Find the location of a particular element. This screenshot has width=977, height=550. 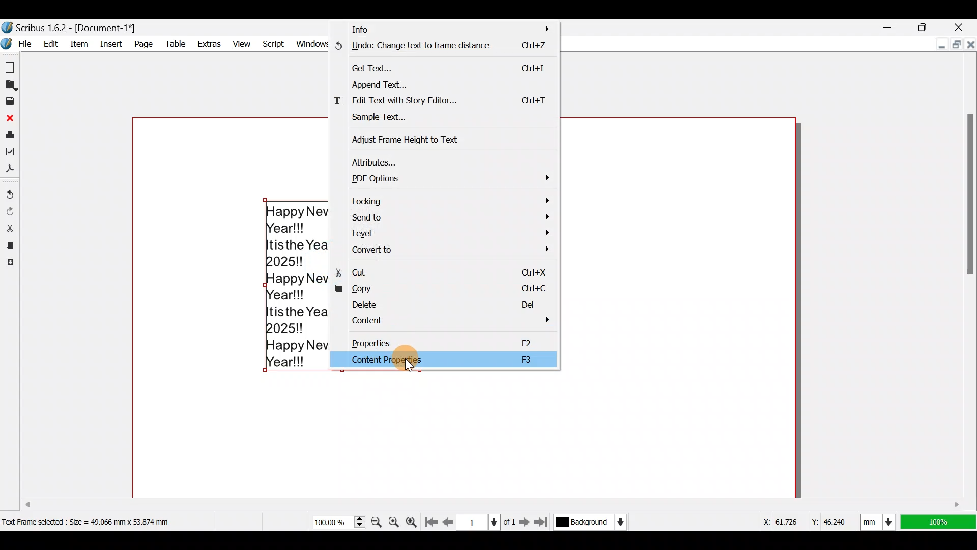

Happy New Year is located at coordinates (296, 285).